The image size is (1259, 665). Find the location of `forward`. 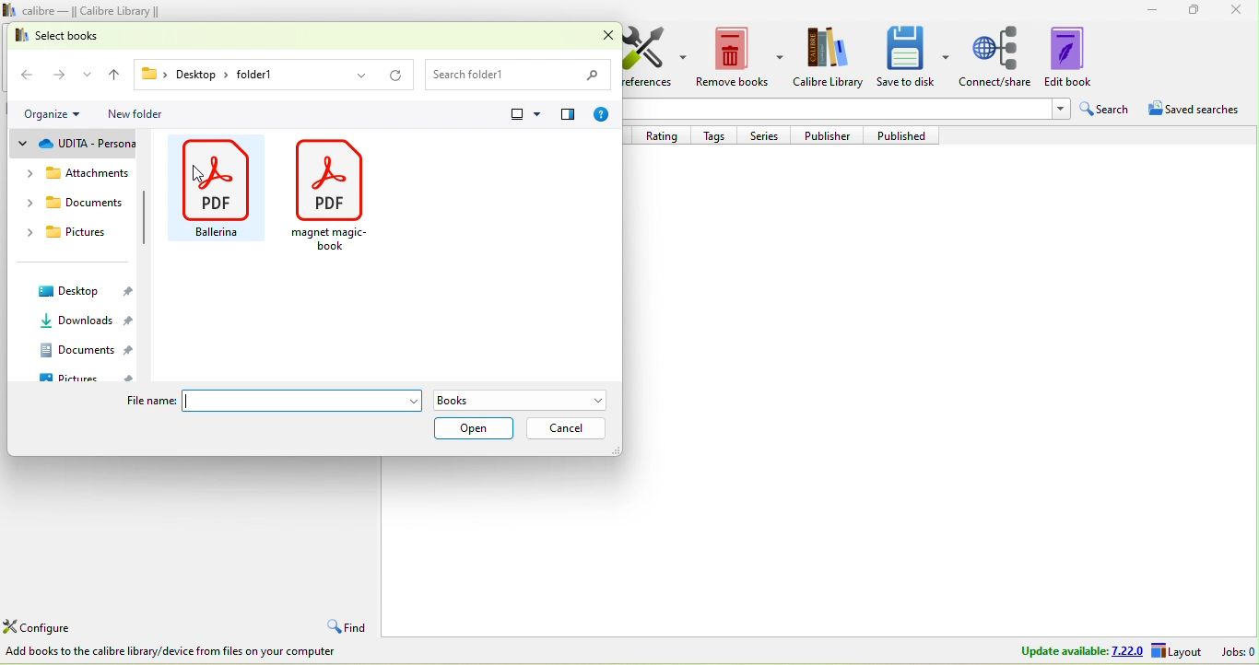

forward is located at coordinates (73, 73).